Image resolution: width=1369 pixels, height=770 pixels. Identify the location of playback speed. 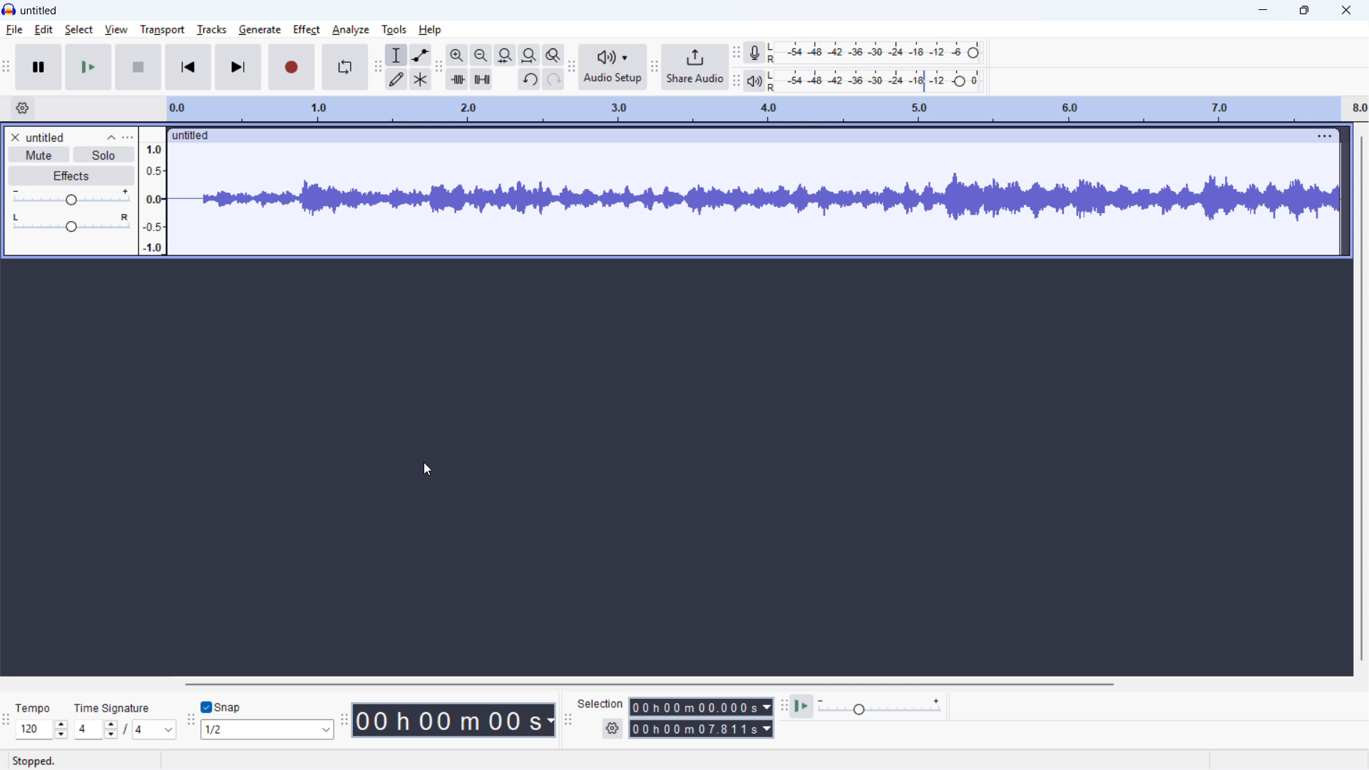
(879, 707).